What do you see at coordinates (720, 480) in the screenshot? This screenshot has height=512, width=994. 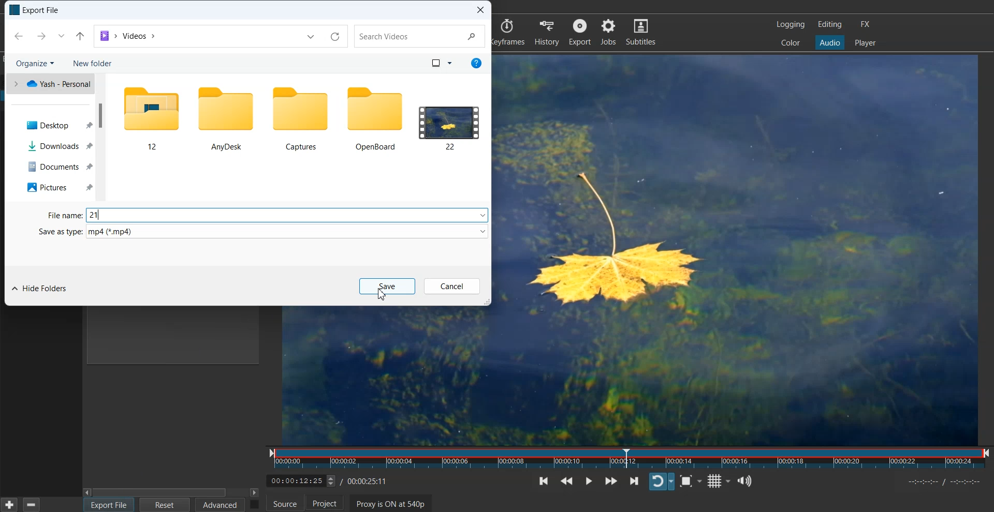 I see `Toggle grid display on the player` at bounding box center [720, 480].